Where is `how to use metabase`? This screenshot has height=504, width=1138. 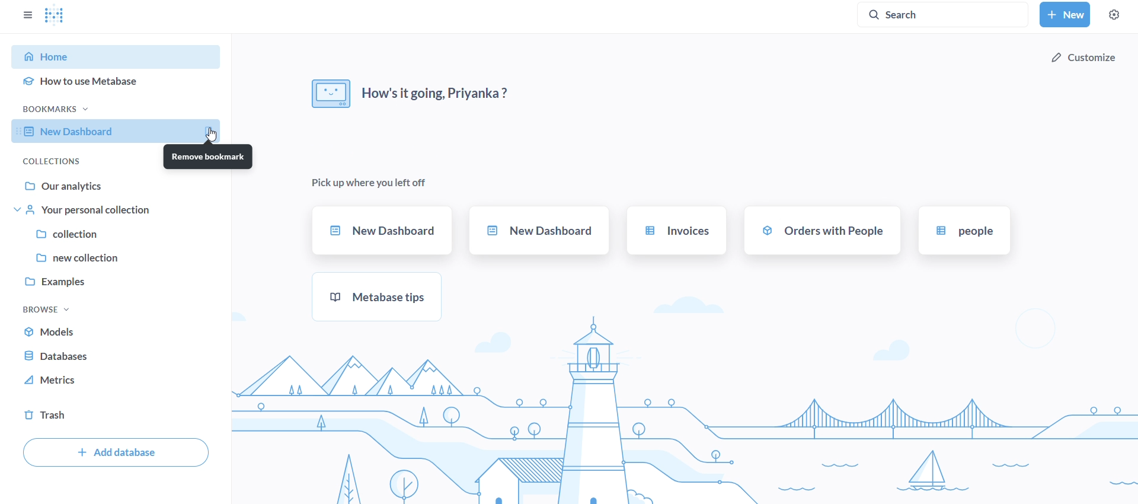
how to use metabase is located at coordinates (122, 79).